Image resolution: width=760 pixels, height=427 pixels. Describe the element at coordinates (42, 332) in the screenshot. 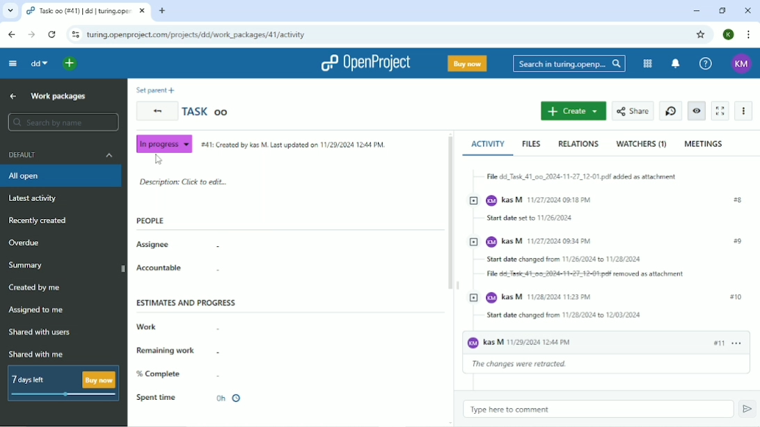

I see `Shared with users` at that location.